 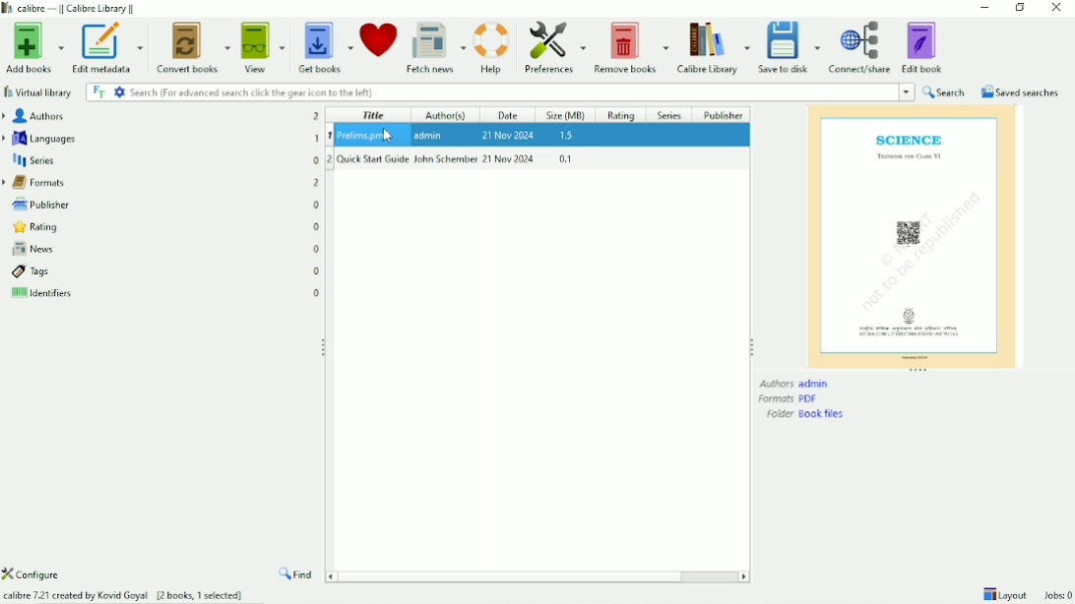 I want to click on Author(s), so click(x=452, y=115).